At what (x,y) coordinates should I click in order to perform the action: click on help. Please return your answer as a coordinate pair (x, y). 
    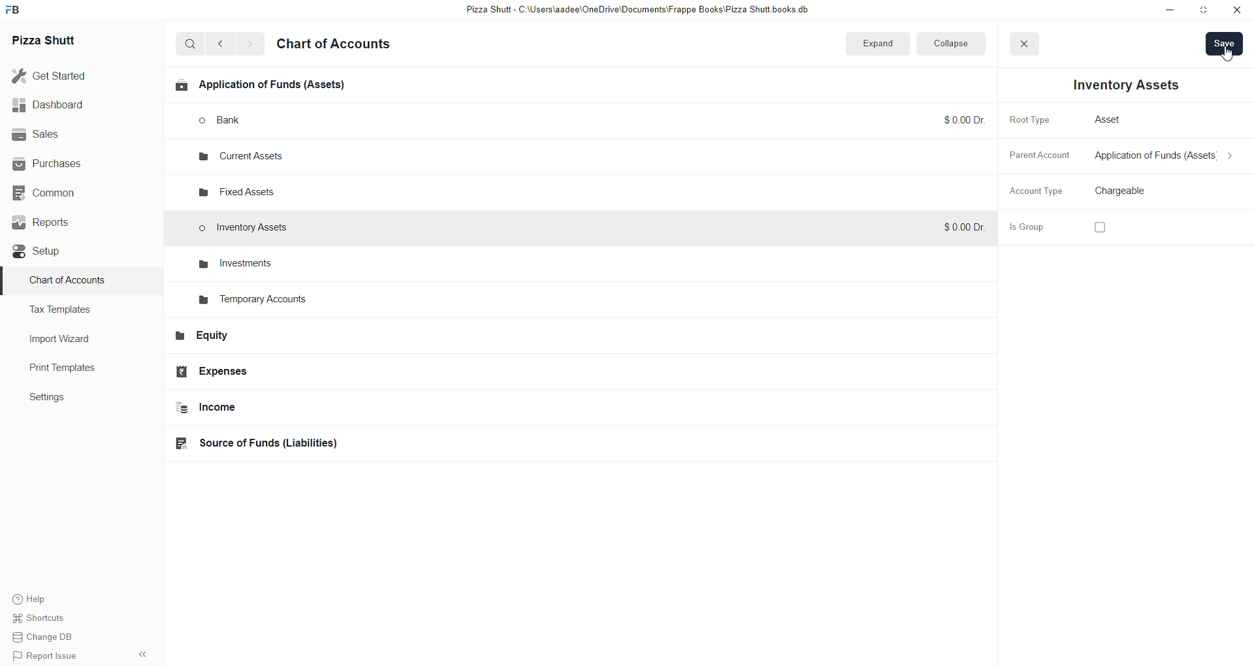
    Looking at the image, I should click on (42, 599).